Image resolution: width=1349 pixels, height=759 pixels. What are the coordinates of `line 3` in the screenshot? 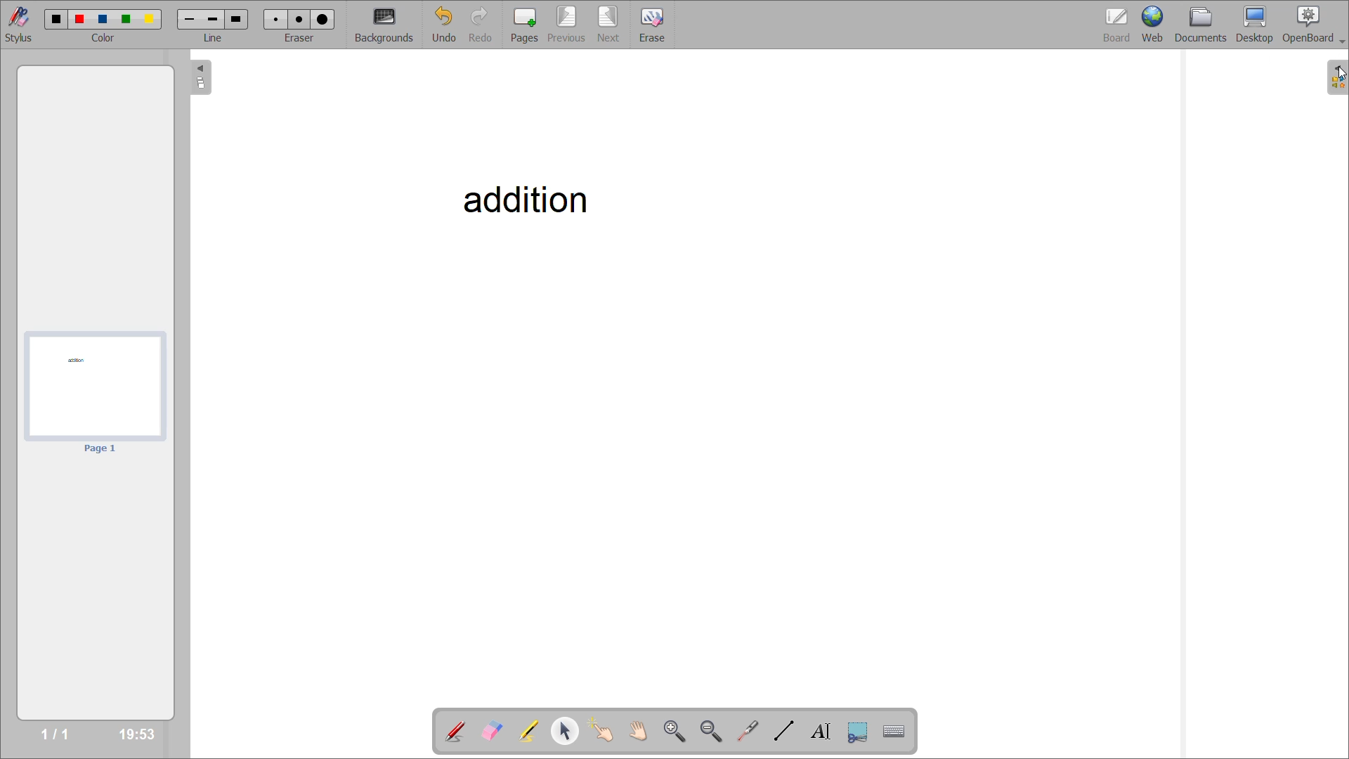 It's located at (235, 18).